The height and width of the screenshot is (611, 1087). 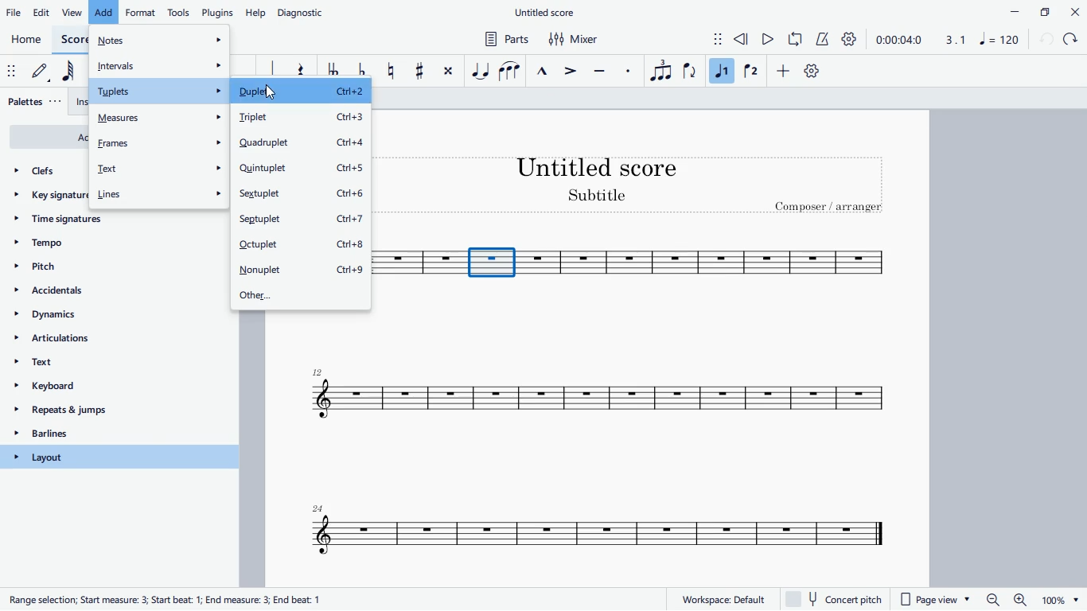 I want to click on other, so click(x=301, y=294).